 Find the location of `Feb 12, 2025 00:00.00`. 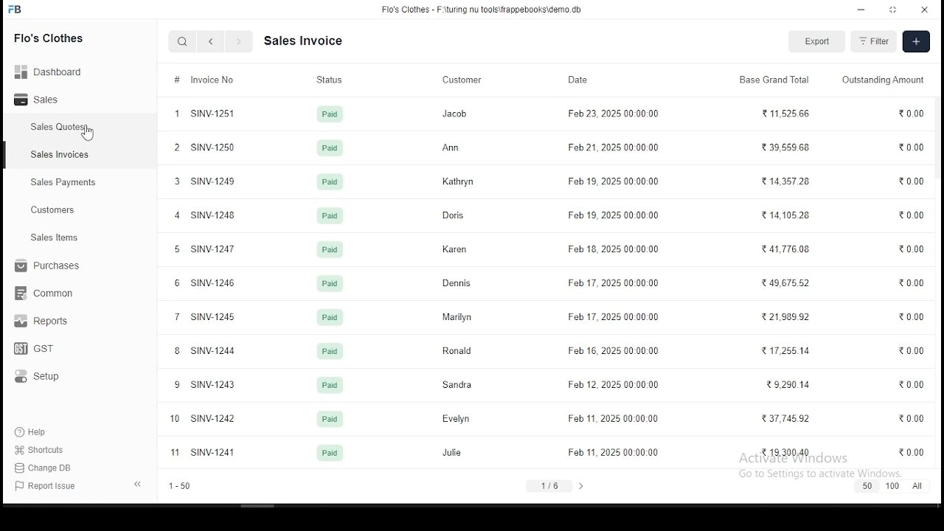

Feb 12, 2025 00:00.00 is located at coordinates (618, 384).